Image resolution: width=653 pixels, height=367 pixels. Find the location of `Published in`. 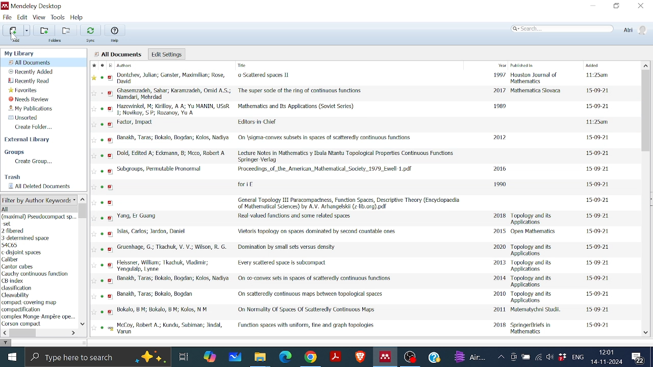

Published in is located at coordinates (533, 78).